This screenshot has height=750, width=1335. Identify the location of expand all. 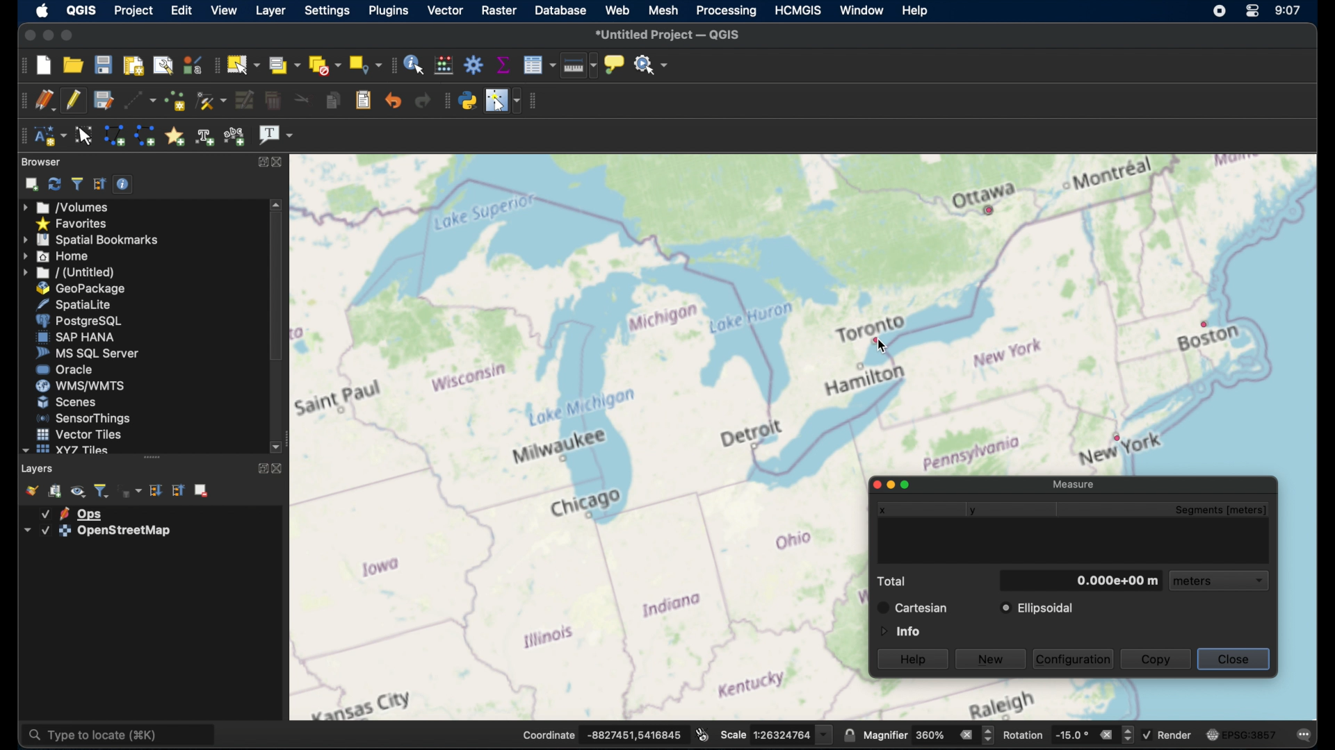
(156, 490).